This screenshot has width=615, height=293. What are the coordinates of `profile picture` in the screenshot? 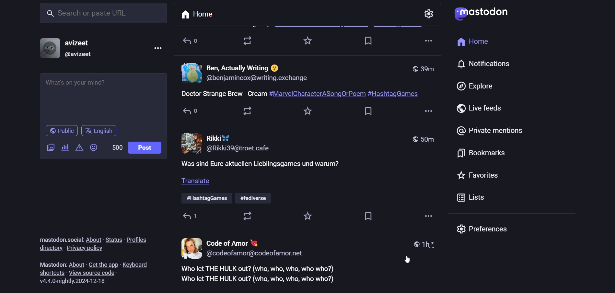 It's located at (46, 49).